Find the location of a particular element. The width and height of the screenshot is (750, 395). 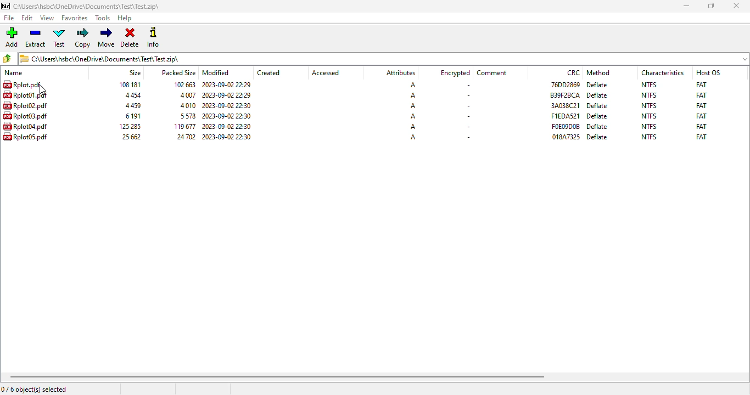

info is located at coordinates (153, 37).